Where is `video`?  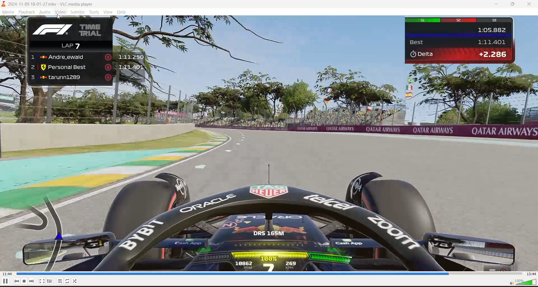
video is located at coordinates (61, 12).